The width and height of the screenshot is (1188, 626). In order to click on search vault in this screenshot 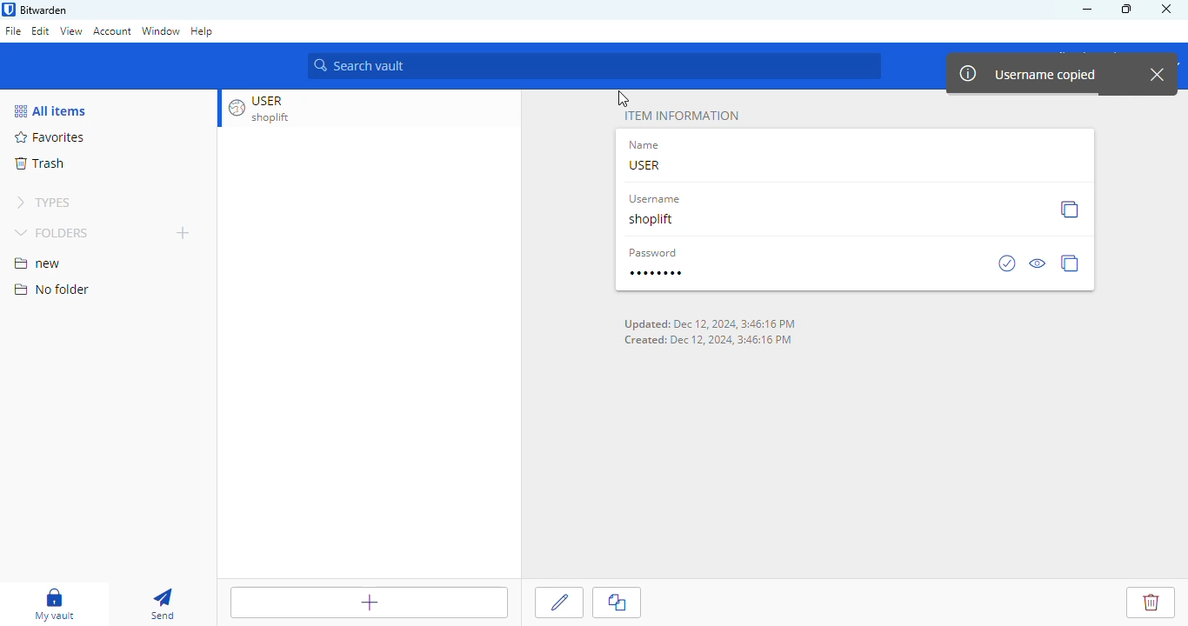, I will do `click(596, 67)`.